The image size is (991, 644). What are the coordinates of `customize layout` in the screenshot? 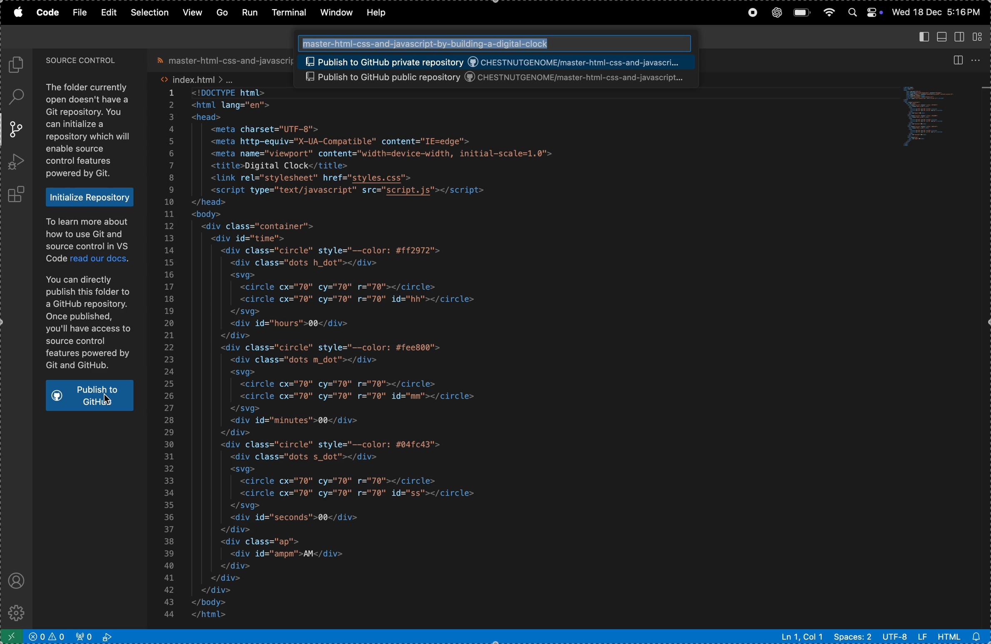 It's located at (978, 36).